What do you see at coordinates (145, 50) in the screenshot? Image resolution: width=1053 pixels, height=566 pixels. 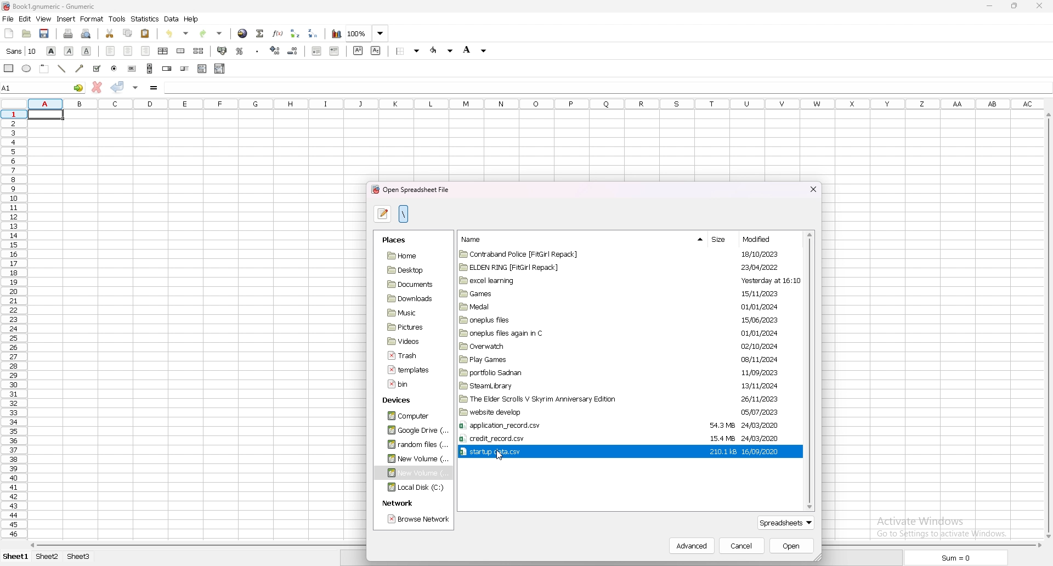 I see `right align` at bounding box center [145, 50].